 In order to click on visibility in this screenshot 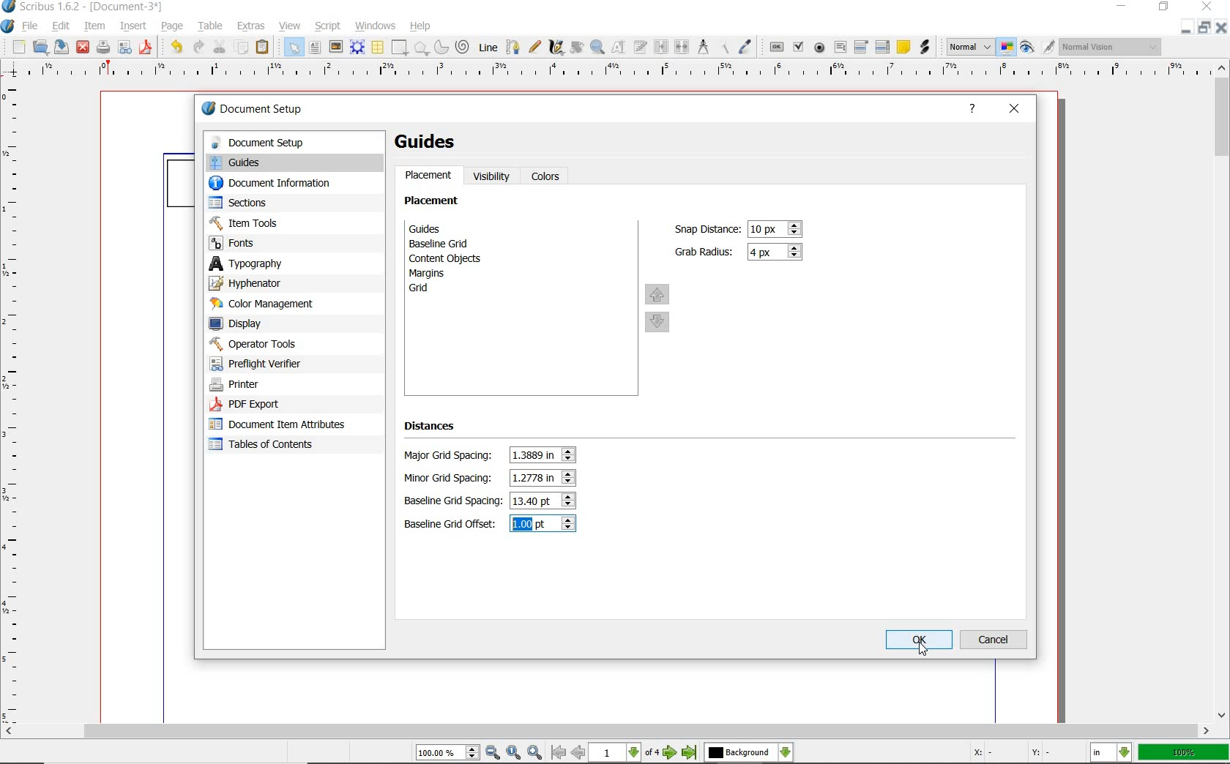, I will do `click(492, 176)`.